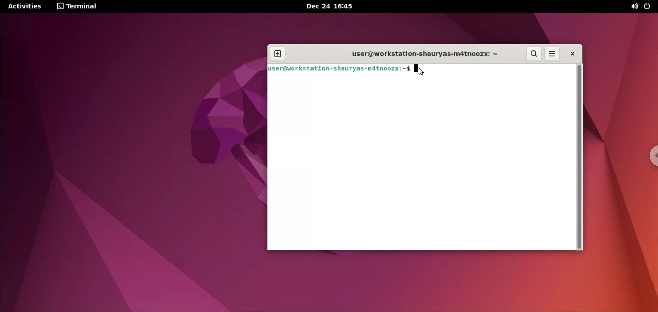  I want to click on power options, so click(649, 7).